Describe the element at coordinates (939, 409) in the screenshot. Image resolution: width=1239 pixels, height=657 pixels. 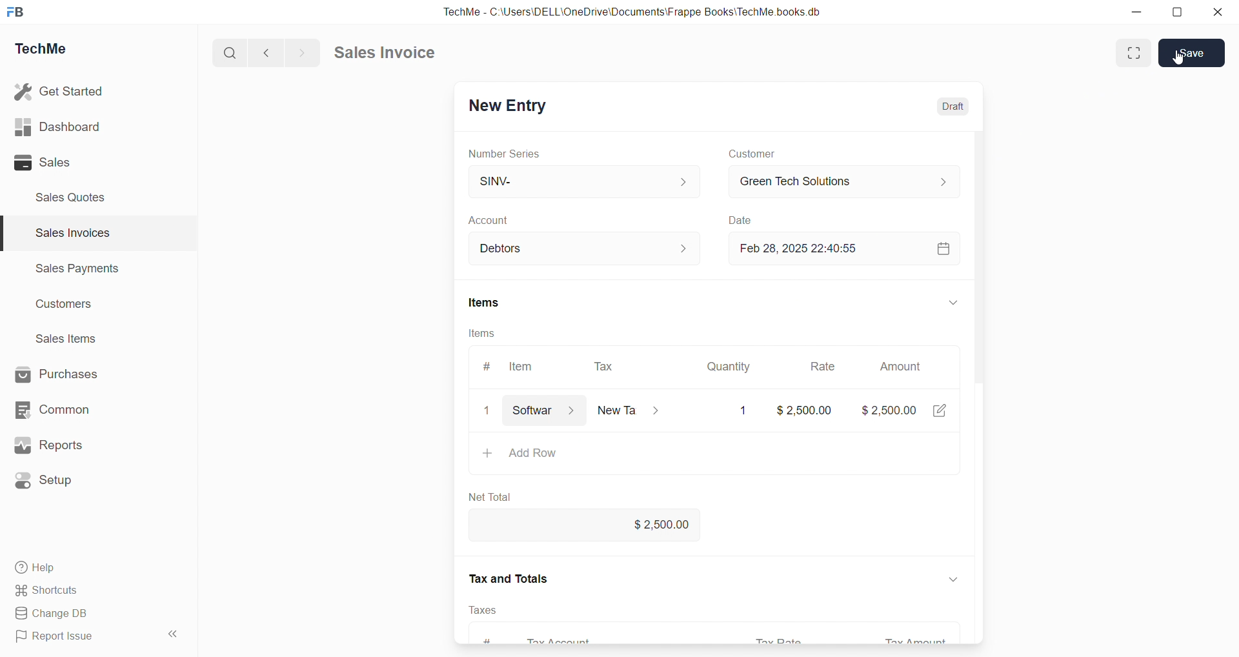
I see `edit` at that location.